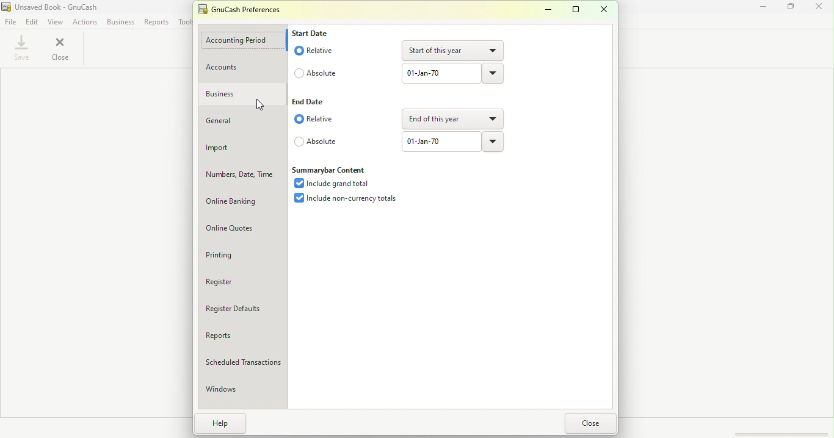 The height and width of the screenshot is (438, 834). I want to click on Maximize, so click(573, 12).